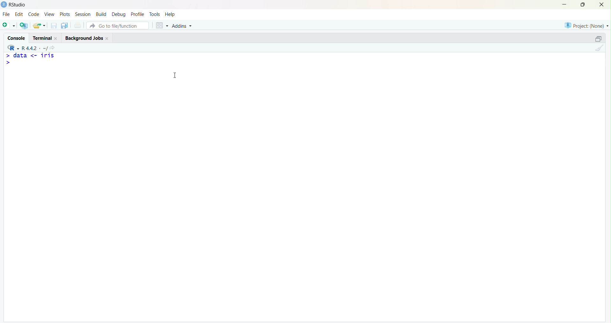 This screenshot has height=323, width=611. What do you see at coordinates (24, 25) in the screenshot?
I see `Create a project` at bounding box center [24, 25].